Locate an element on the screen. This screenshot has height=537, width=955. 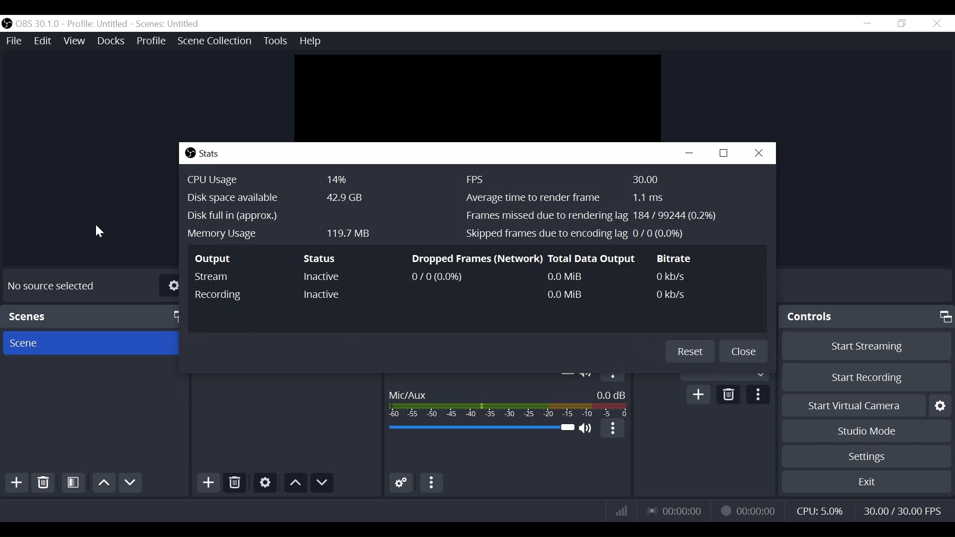
Scene Name is located at coordinates (171, 23).